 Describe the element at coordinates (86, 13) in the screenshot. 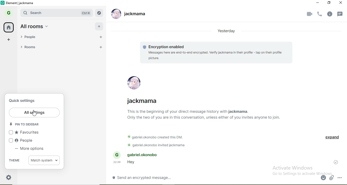

I see `ctrl+k` at that location.